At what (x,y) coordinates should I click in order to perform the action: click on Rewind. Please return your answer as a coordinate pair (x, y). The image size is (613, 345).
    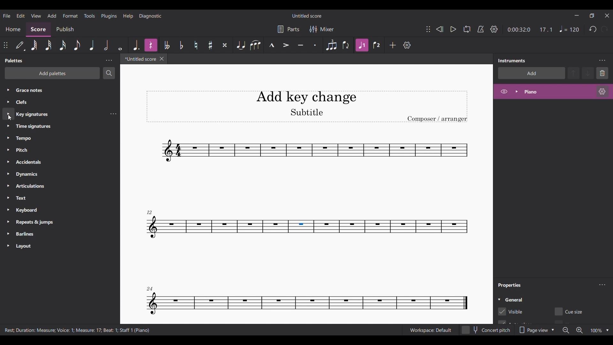
    Looking at the image, I should click on (439, 29).